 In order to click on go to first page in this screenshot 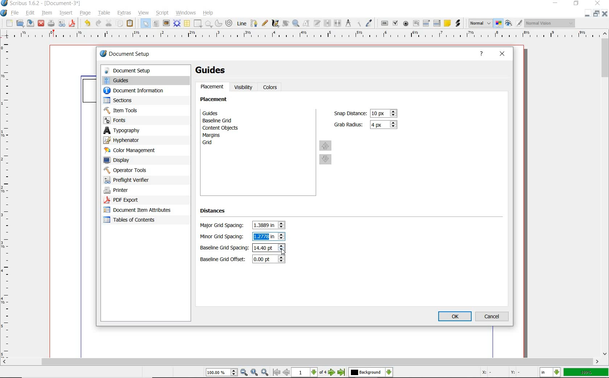, I will do `click(277, 373)`.